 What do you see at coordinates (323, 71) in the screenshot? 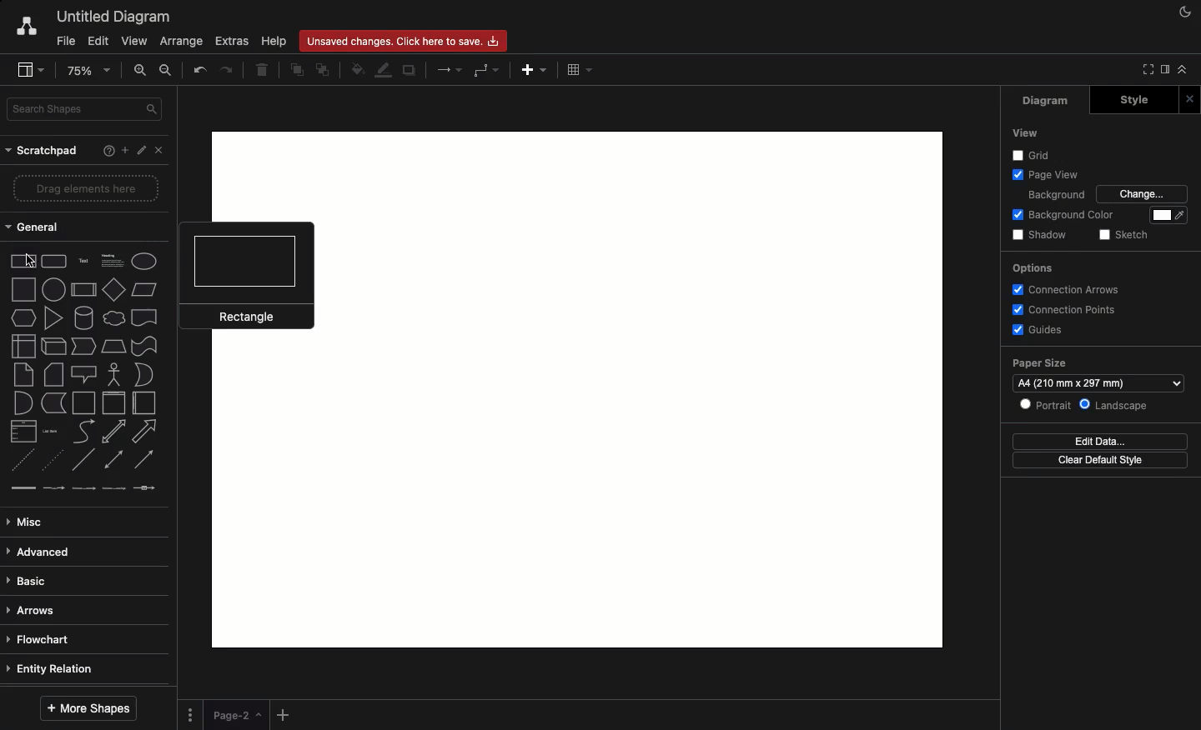
I see `To back` at bounding box center [323, 71].